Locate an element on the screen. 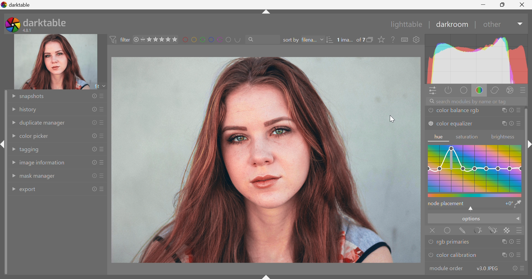 This screenshot has height=279, width=532. history is located at coordinates (30, 110).